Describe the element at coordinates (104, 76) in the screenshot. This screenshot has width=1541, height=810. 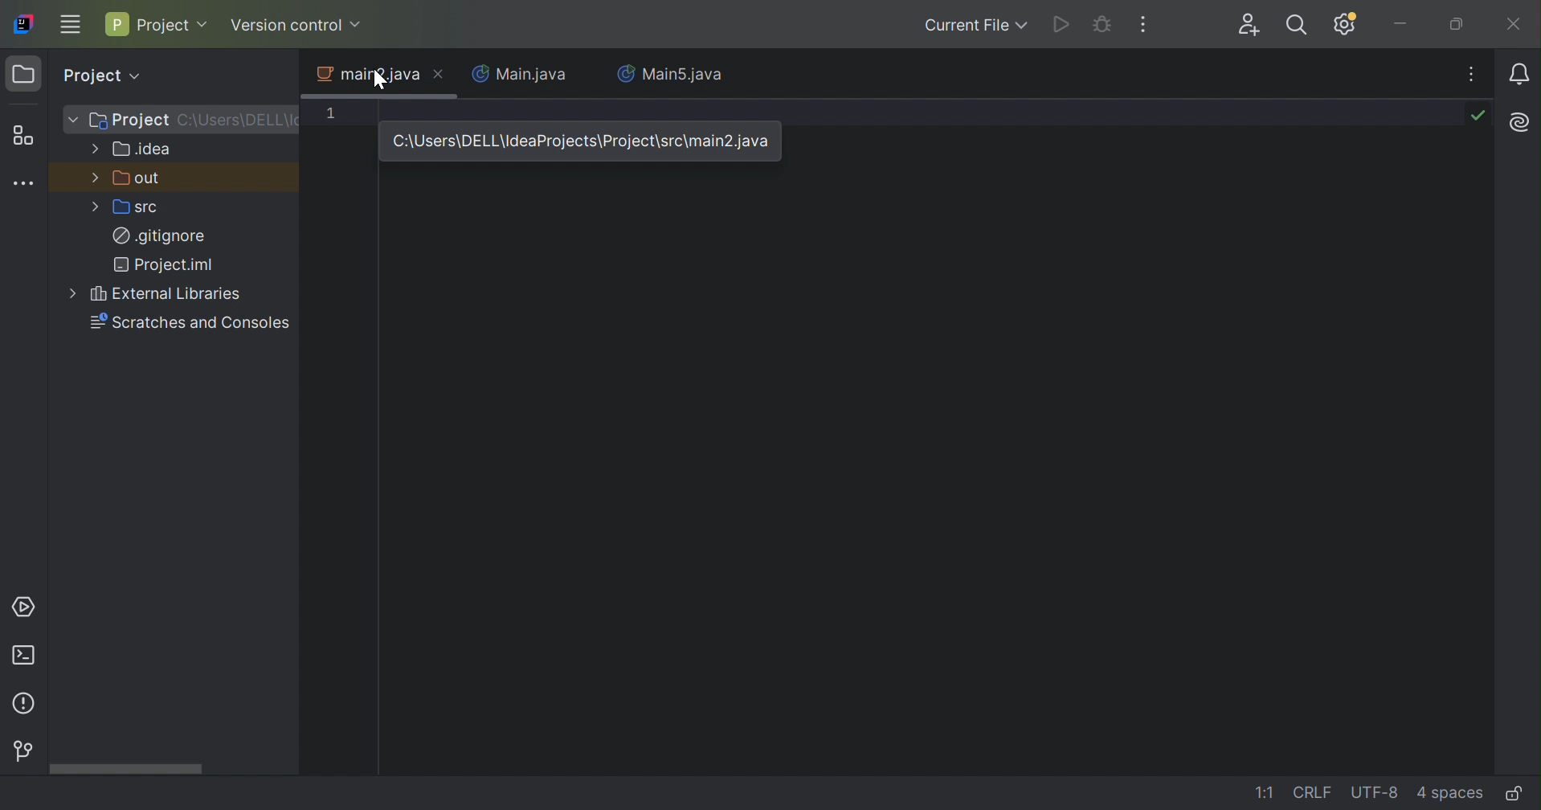
I see `Project` at that location.